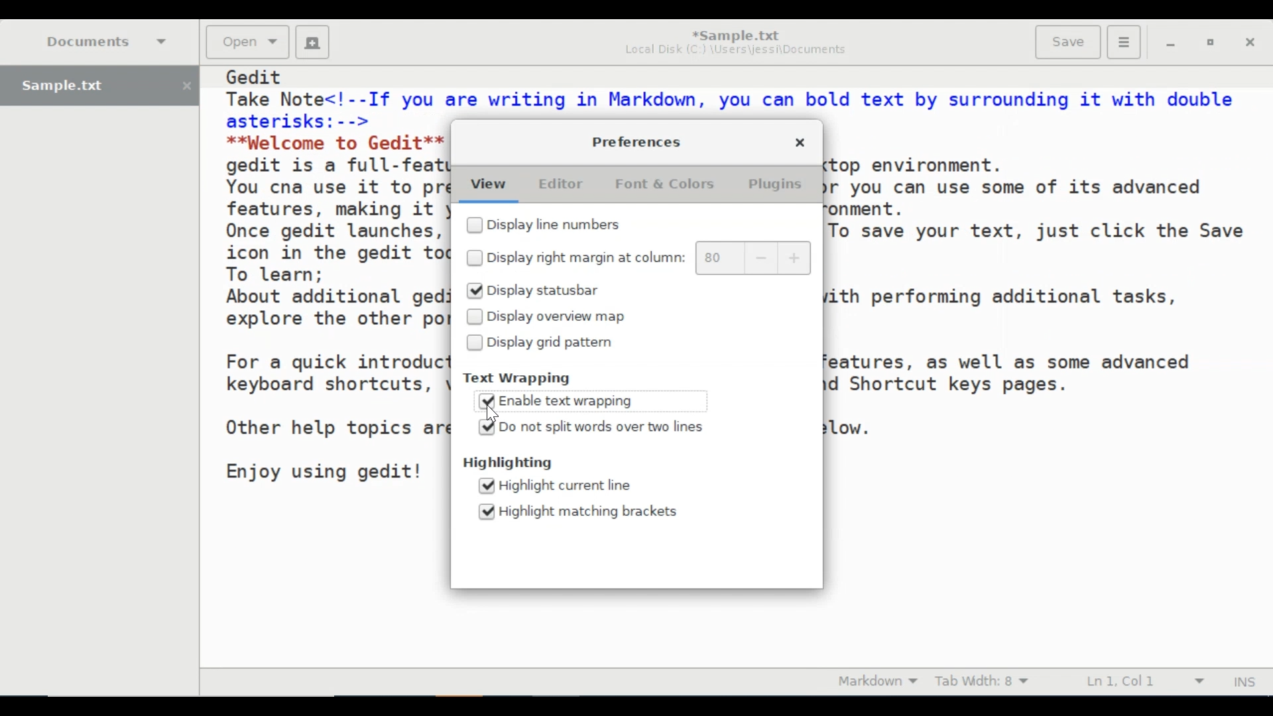 This screenshot has width=1273, height=716. Describe the element at coordinates (99, 86) in the screenshot. I see `Sample.txt` at that location.